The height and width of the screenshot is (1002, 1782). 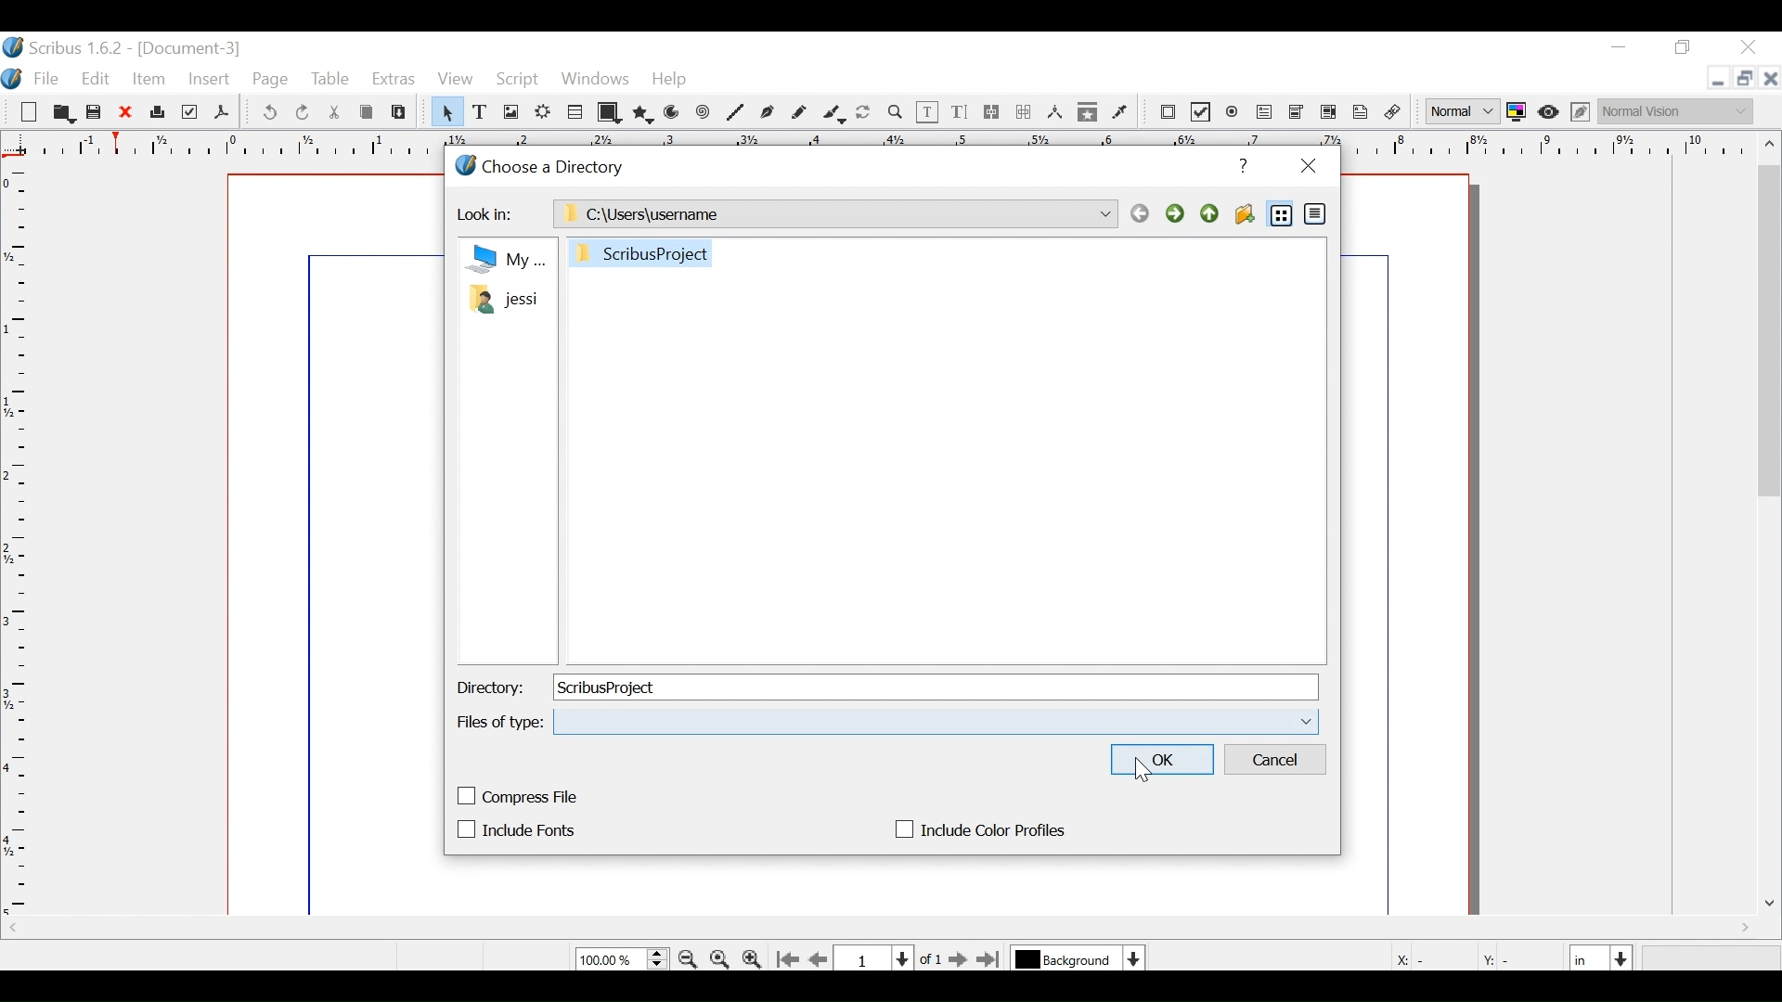 What do you see at coordinates (126, 113) in the screenshot?
I see `Close` at bounding box center [126, 113].